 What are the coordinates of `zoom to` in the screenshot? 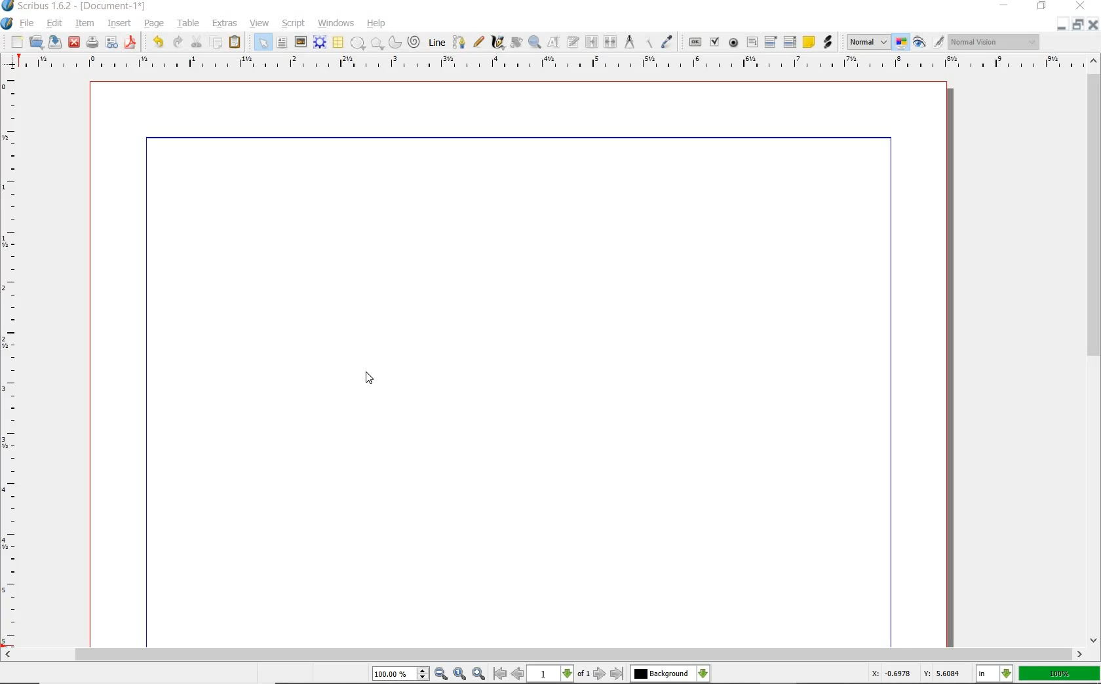 It's located at (461, 674).